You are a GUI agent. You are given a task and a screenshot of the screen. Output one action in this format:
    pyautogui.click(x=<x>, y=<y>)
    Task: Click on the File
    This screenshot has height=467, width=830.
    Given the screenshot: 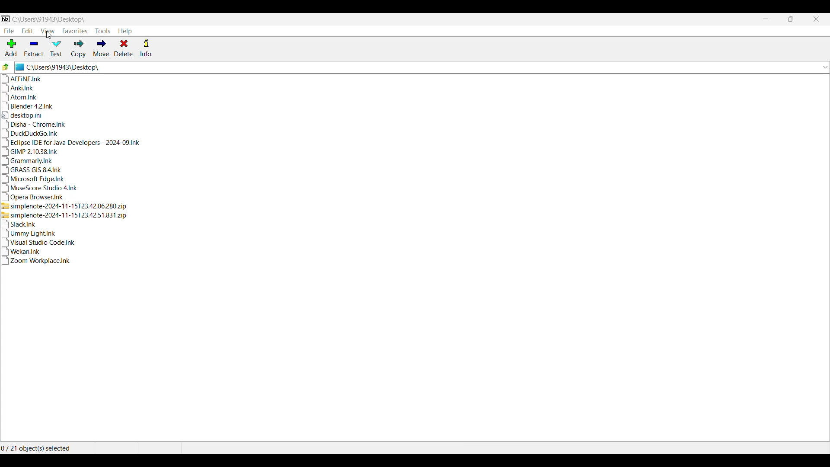 What is the action you would take?
    pyautogui.click(x=9, y=31)
    